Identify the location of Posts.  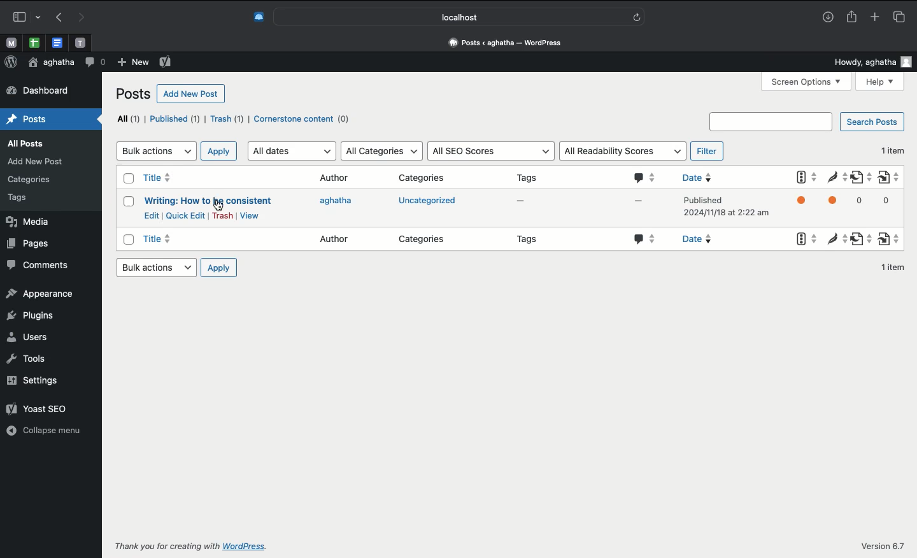
(133, 94).